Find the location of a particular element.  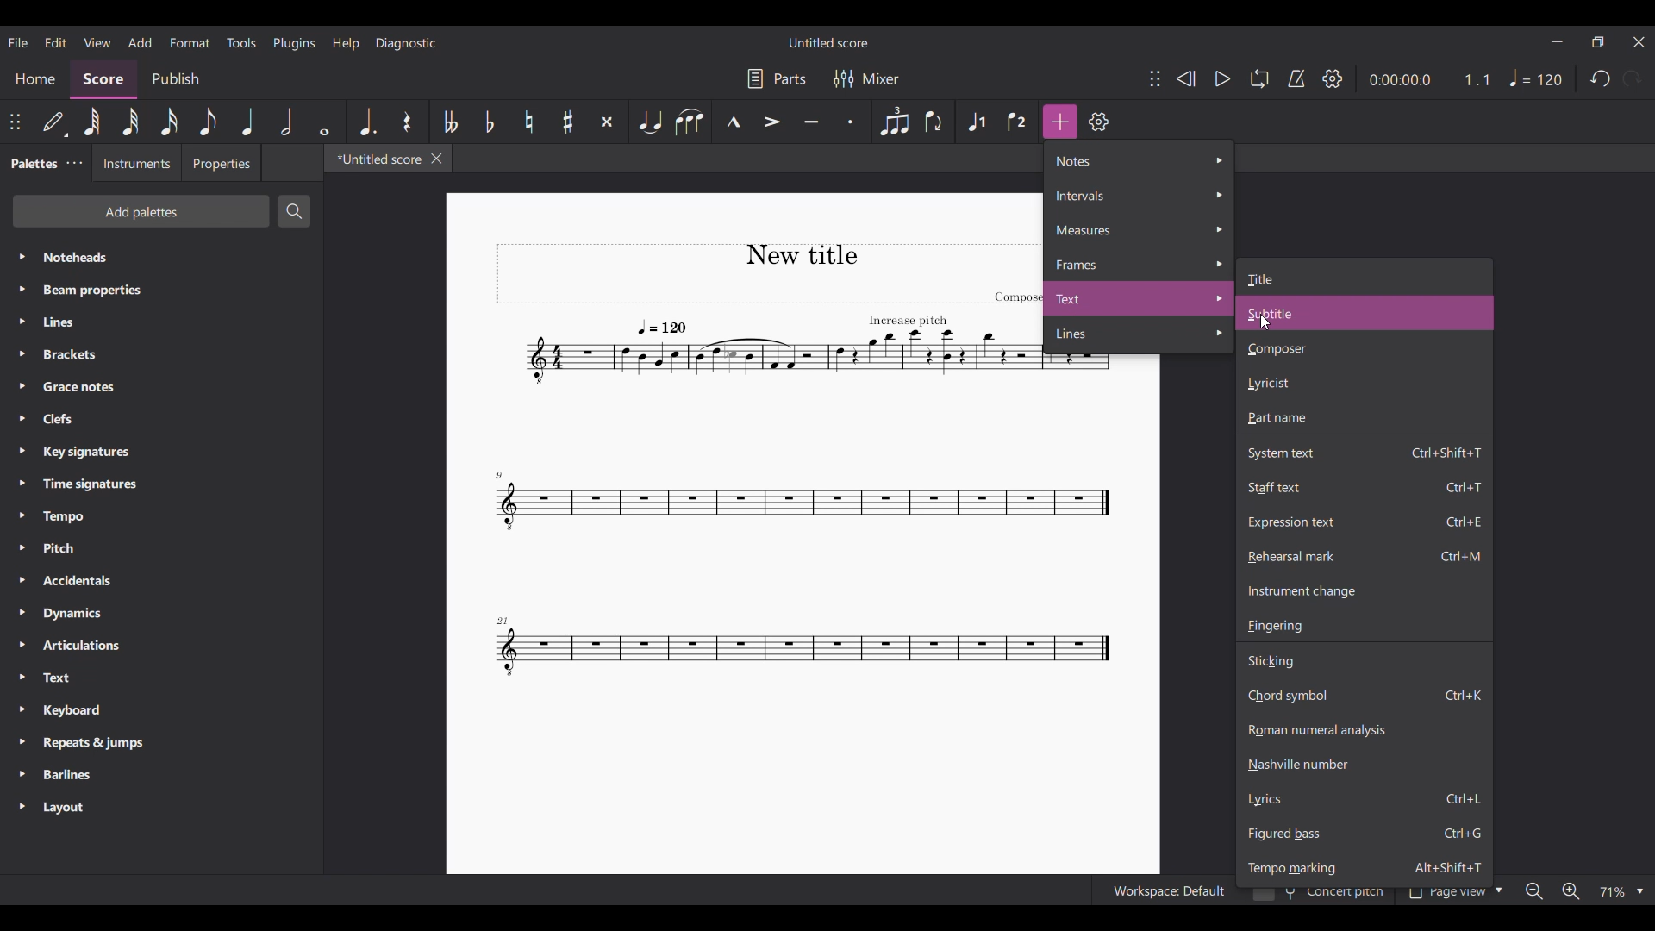

Staff text is located at coordinates (1364, 487).